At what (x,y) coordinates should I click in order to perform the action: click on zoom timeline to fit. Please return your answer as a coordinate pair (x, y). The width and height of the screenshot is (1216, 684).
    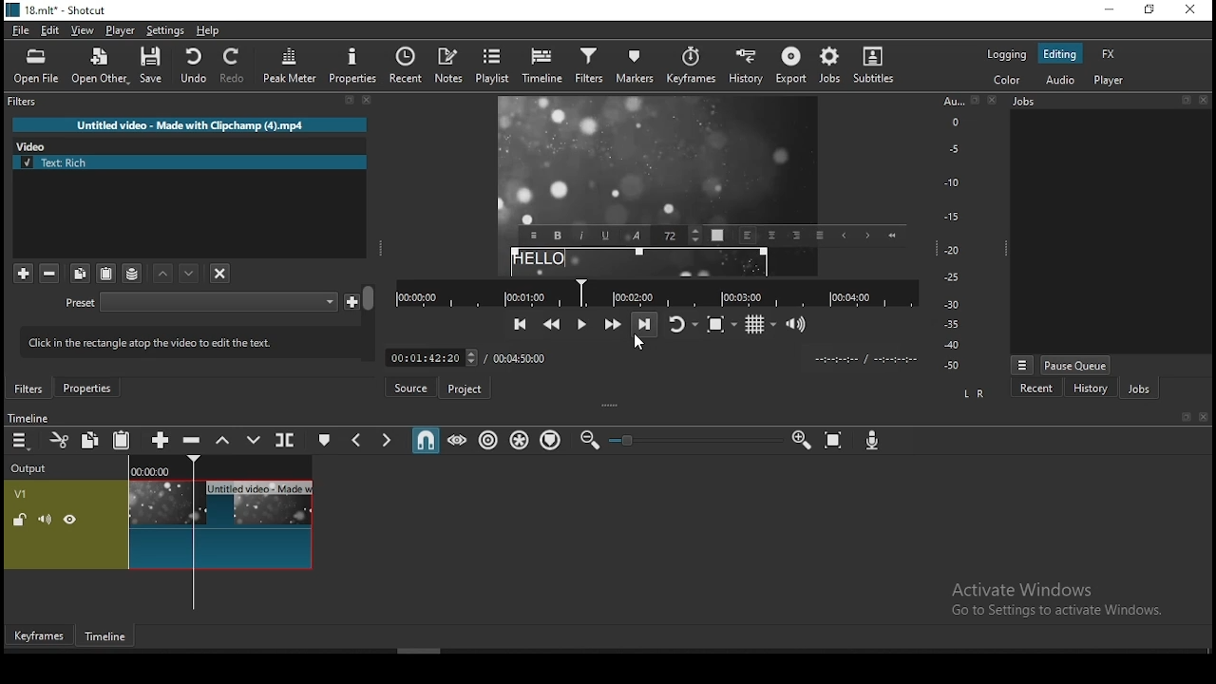
    Looking at the image, I should click on (834, 440).